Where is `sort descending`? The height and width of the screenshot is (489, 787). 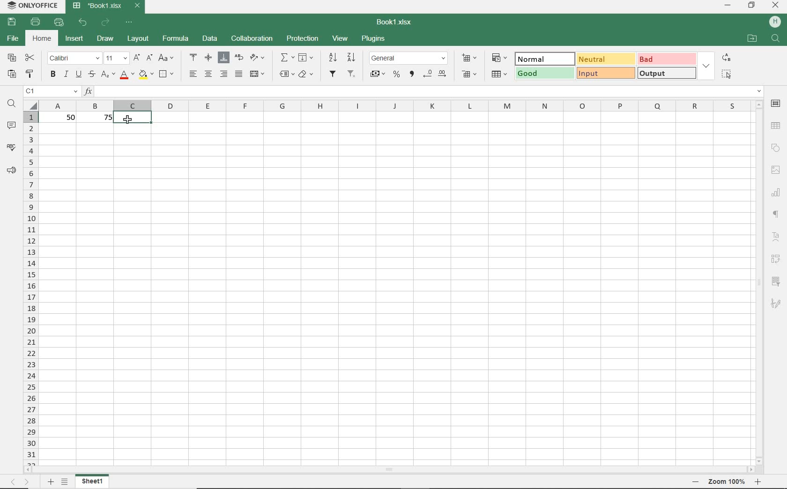
sort descending is located at coordinates (352, 57).